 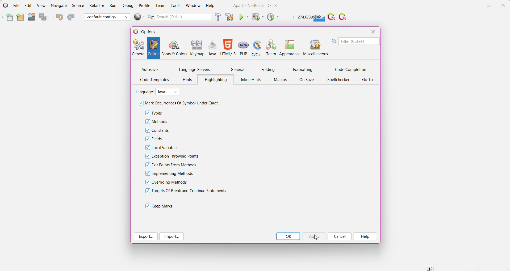 I want to click on Miscellaneous, so click(x=315, y=48).